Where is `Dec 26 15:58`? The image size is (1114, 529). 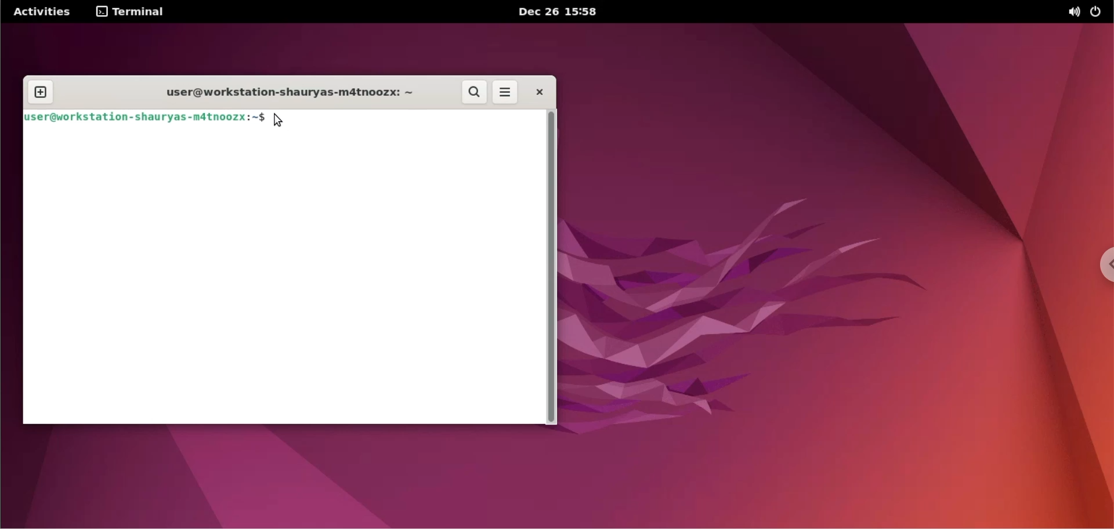
Dec 26 15:58 is located at coordinates (560, 12).